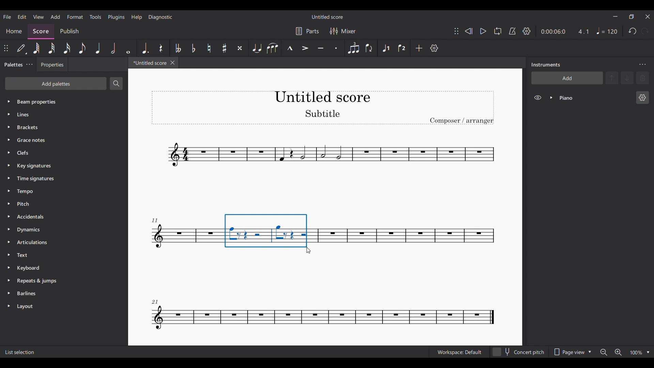 The image size is (654, 368). Describe the element at coordinates (113, 48) in the screenshot. I see `Half note` at that location.